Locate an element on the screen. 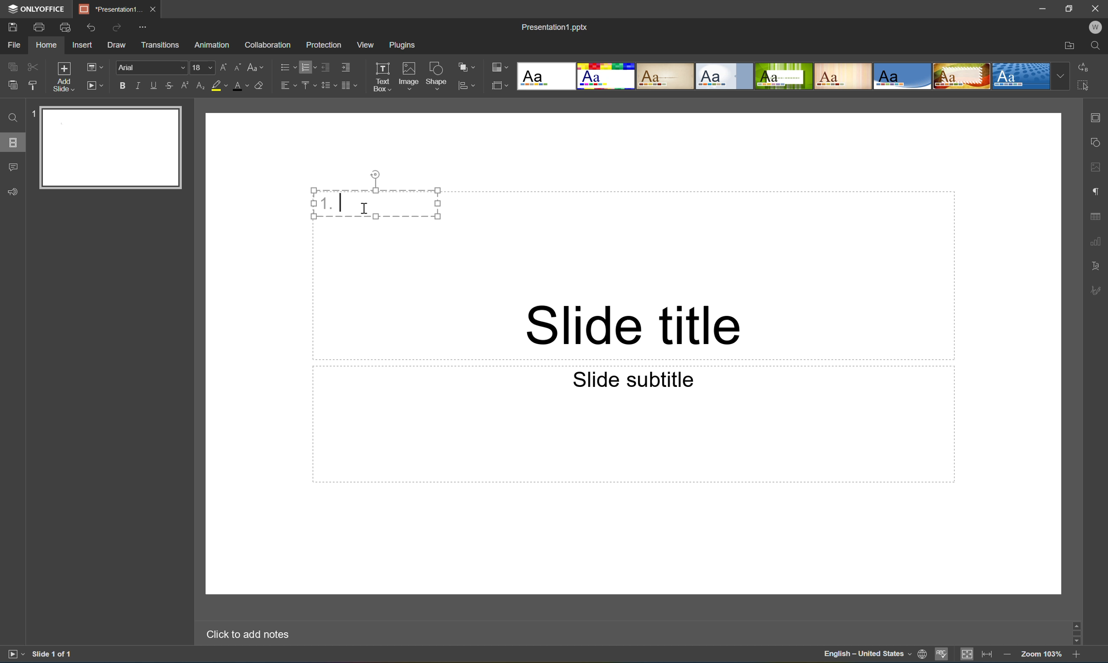 This screenshot has width=1108, height=663. Cursor is located at coordinates (367, 211).